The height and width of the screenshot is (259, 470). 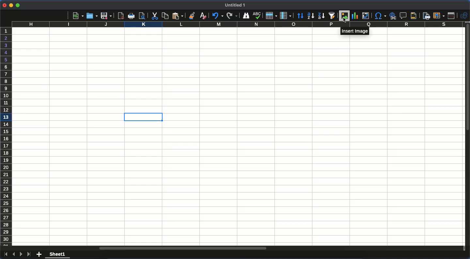 I want to click on image, so click(x=345, y=16).